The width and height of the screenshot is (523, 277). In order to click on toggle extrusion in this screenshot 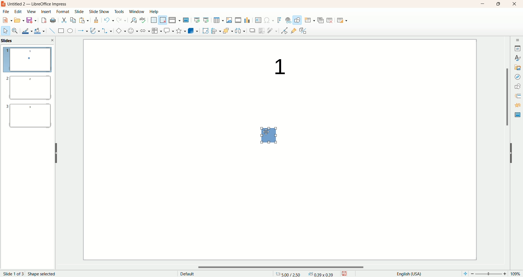, I will do `click(304, 31)`.